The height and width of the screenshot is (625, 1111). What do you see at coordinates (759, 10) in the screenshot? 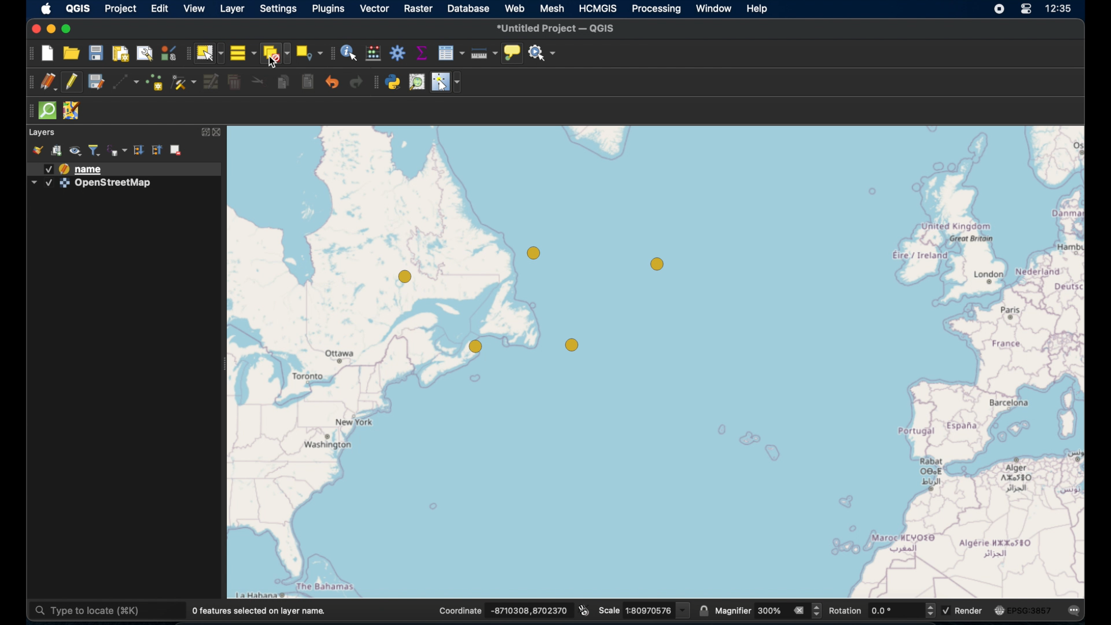
I see `help` at bounding box center [759, 10].